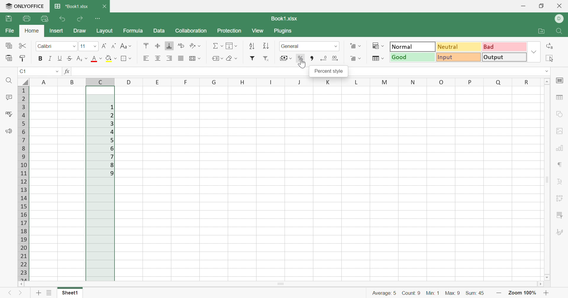  Describe the element at coordinates (561, 165) in the screenshot. I see `Paragraph settings` at that location.